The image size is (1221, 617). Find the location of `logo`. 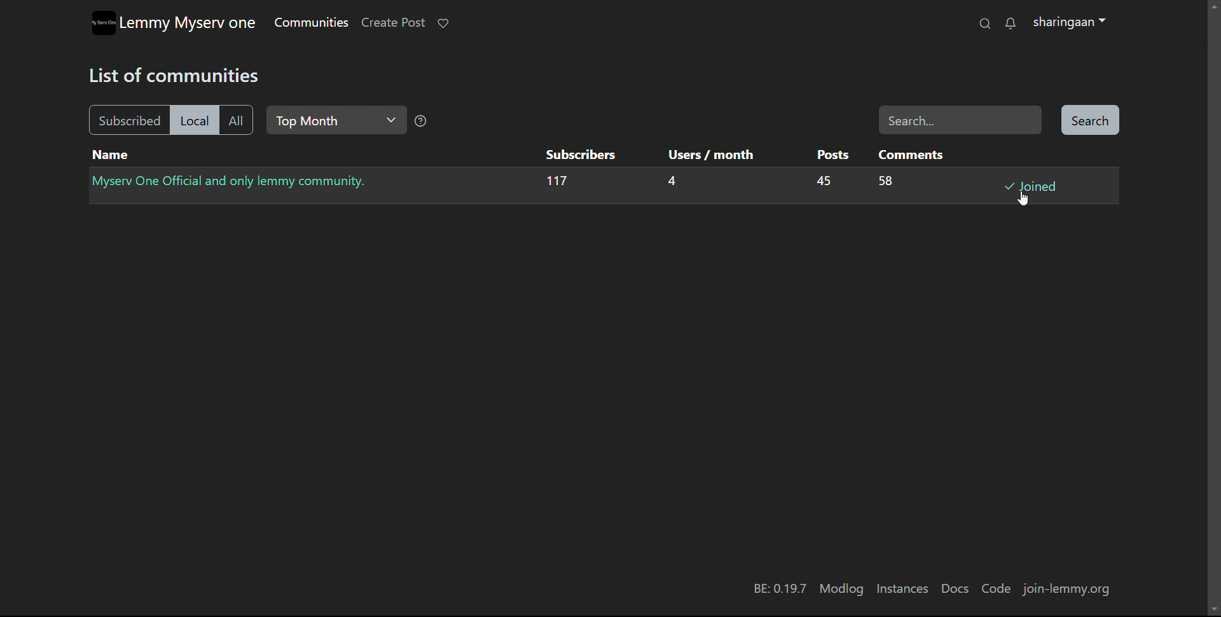

logo is located at coordinates (102, 23).